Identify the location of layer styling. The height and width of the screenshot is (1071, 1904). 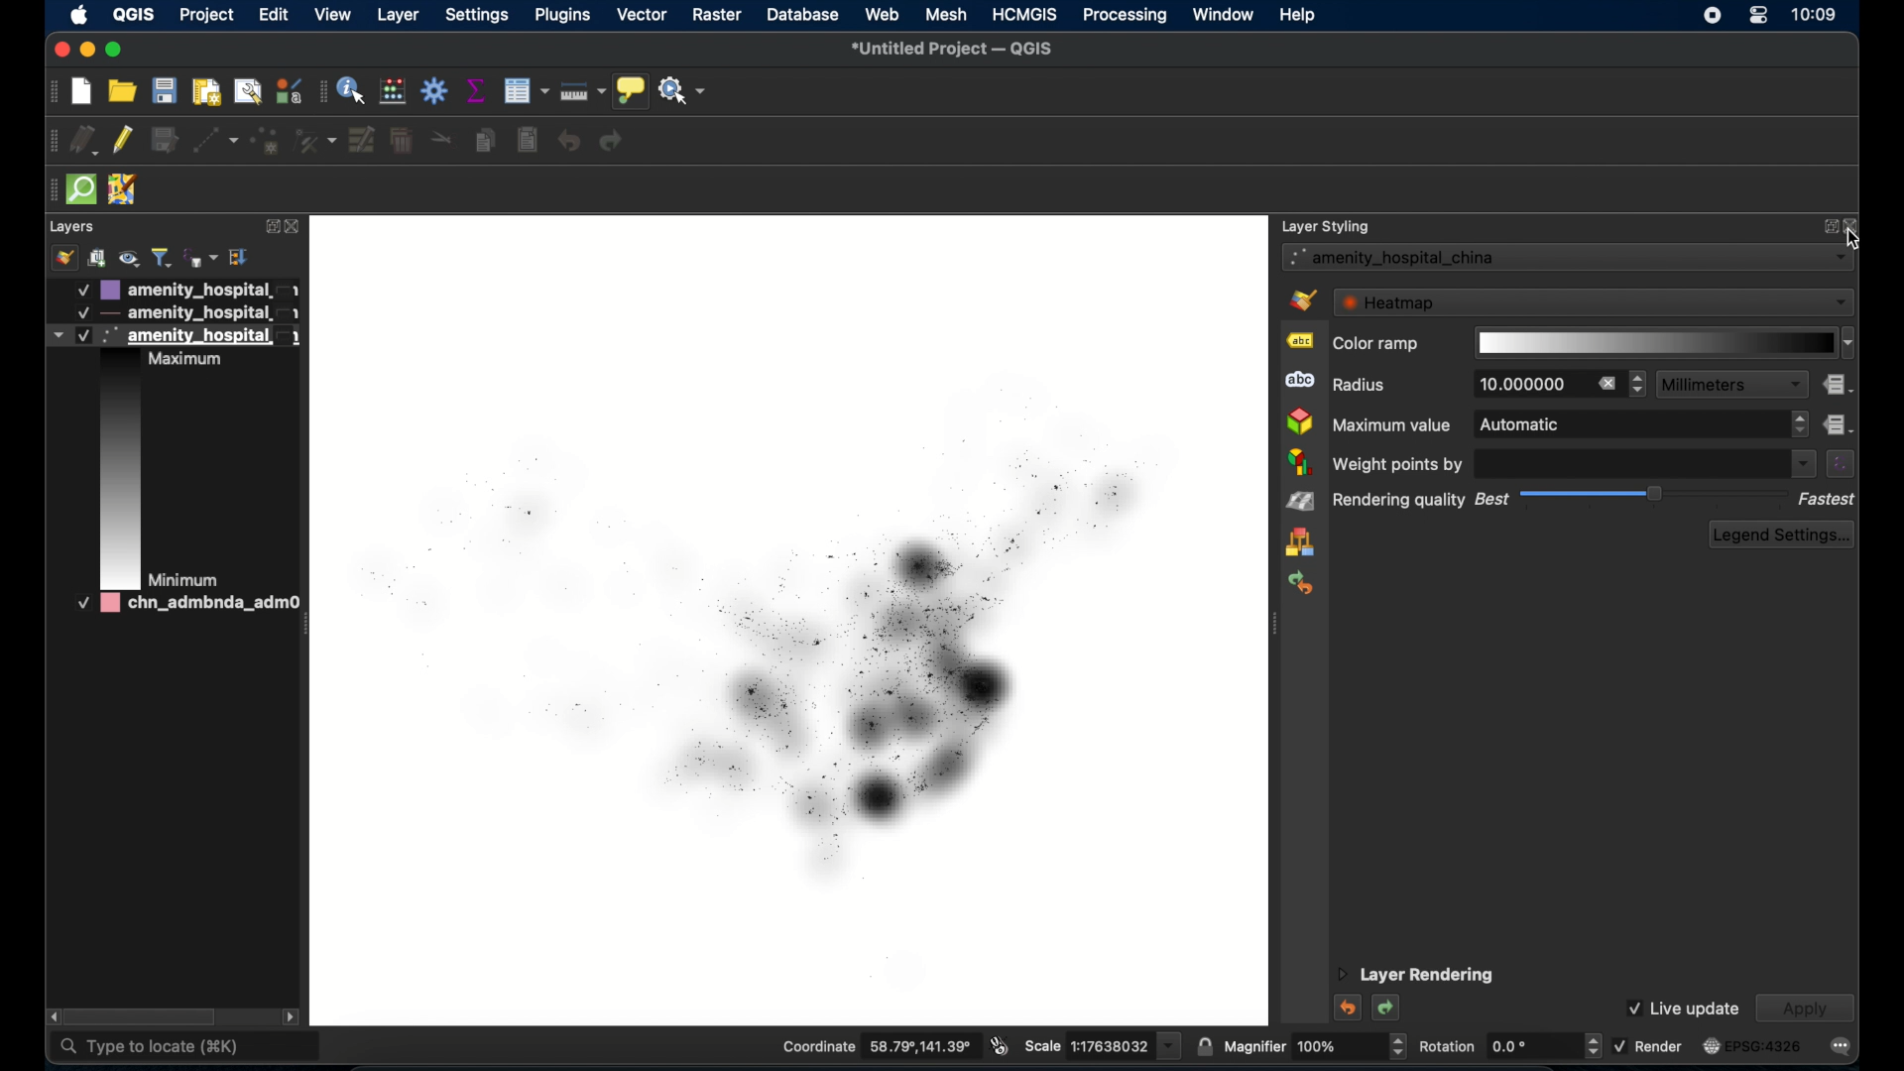
(1328, 225).